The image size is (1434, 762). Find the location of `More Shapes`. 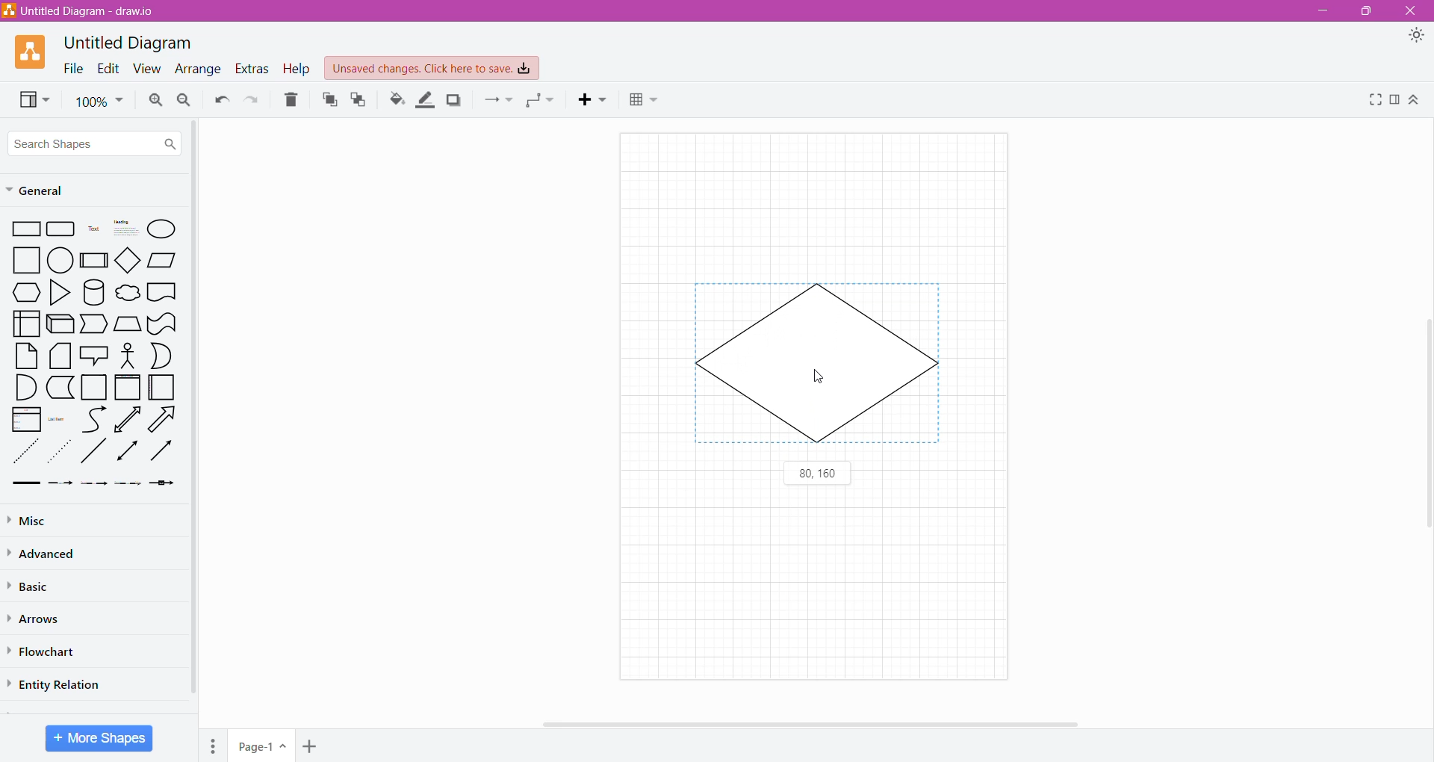

More Shapes is located at coordinates (99, 738).